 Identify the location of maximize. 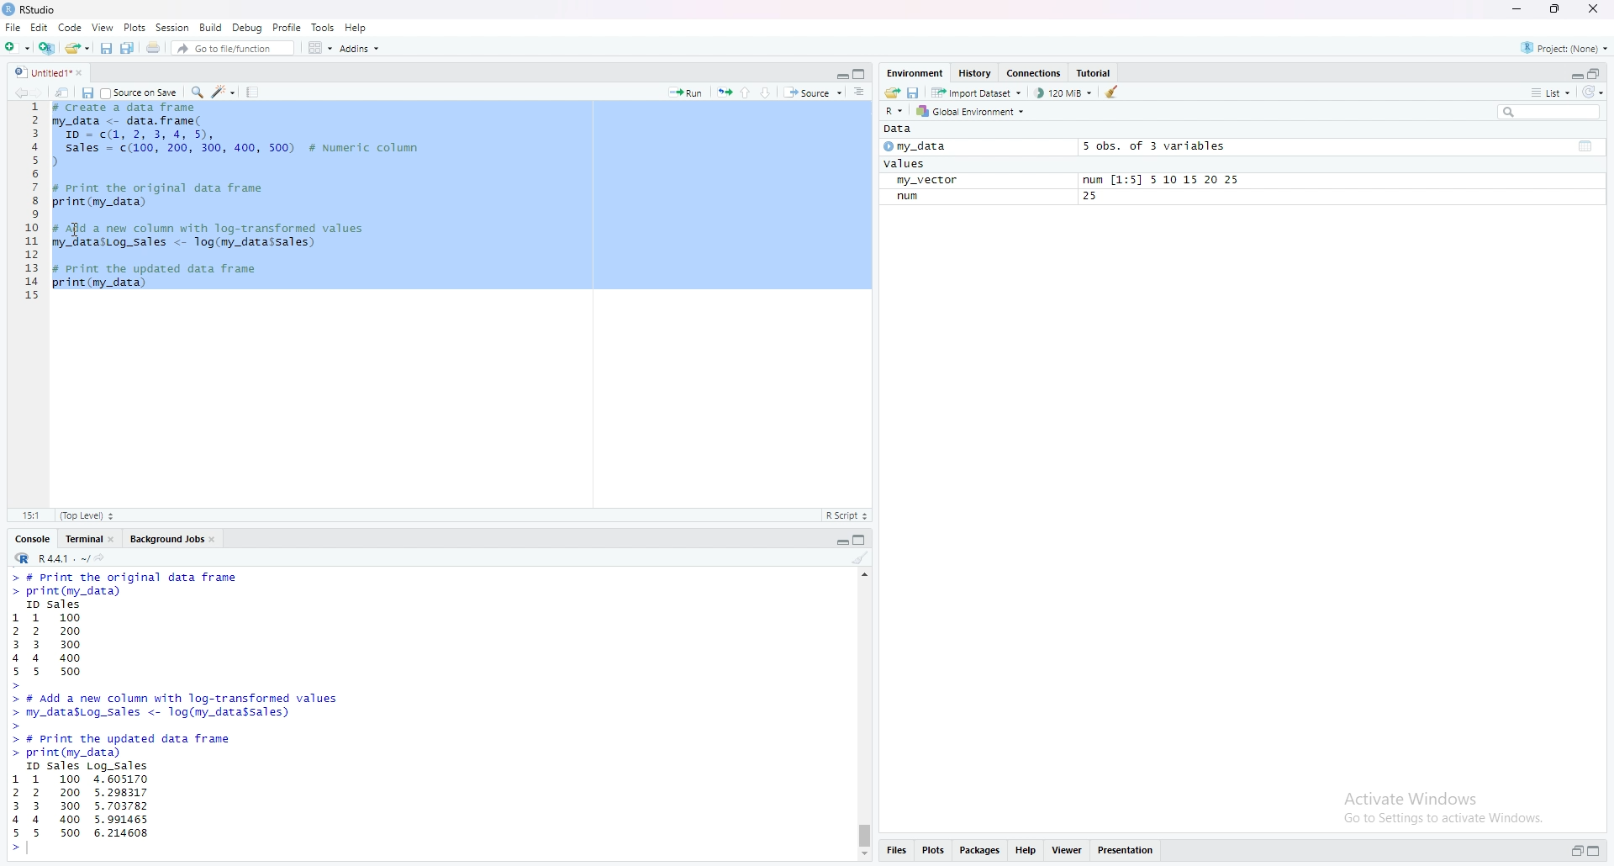
(1598, 848).